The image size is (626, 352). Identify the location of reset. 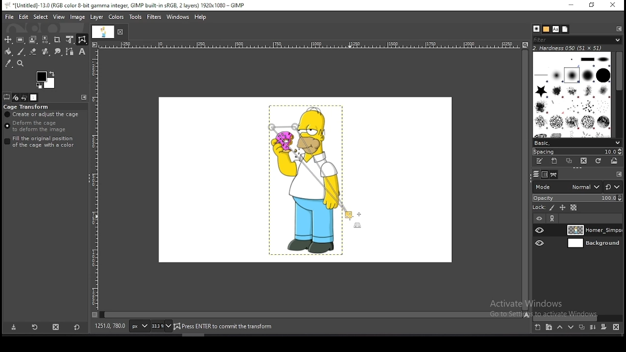
(76, 328).